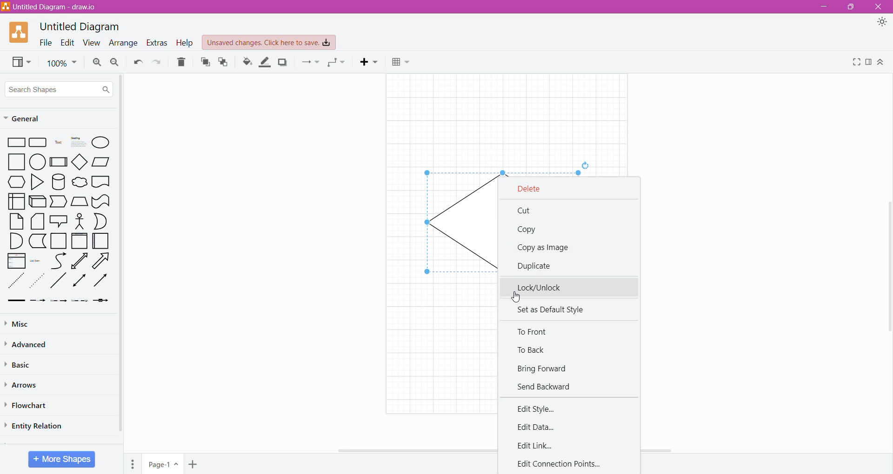 This screenshot has width=893, height=474. I want to click on Cursor on lock/unlock, so click(517, 297).